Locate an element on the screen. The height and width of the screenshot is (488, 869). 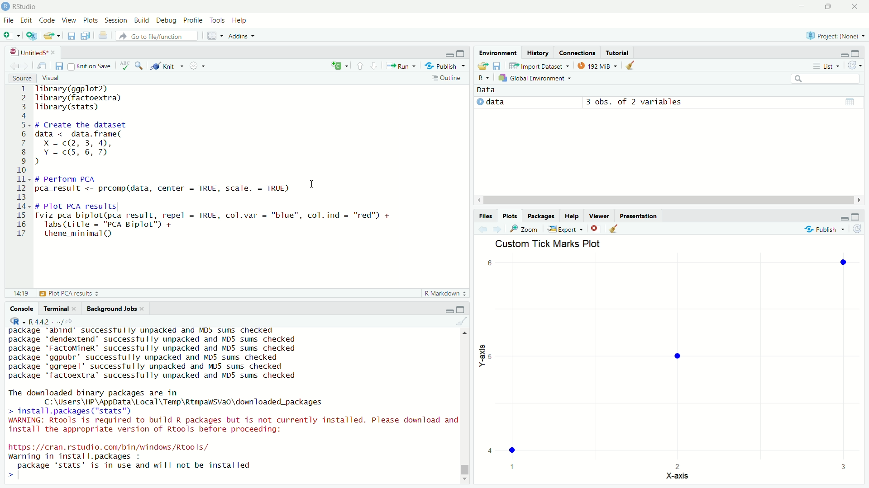
Rstudio is located at coordinates (30, 7).